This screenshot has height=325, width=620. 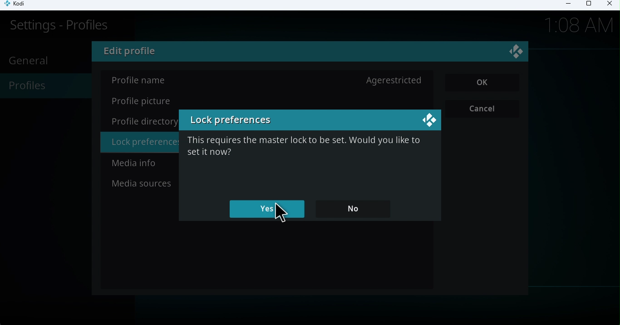 What do you see at coordinates (268, 80) in the screenshot?
I see `Profile name` at bounding box center [268, 80].